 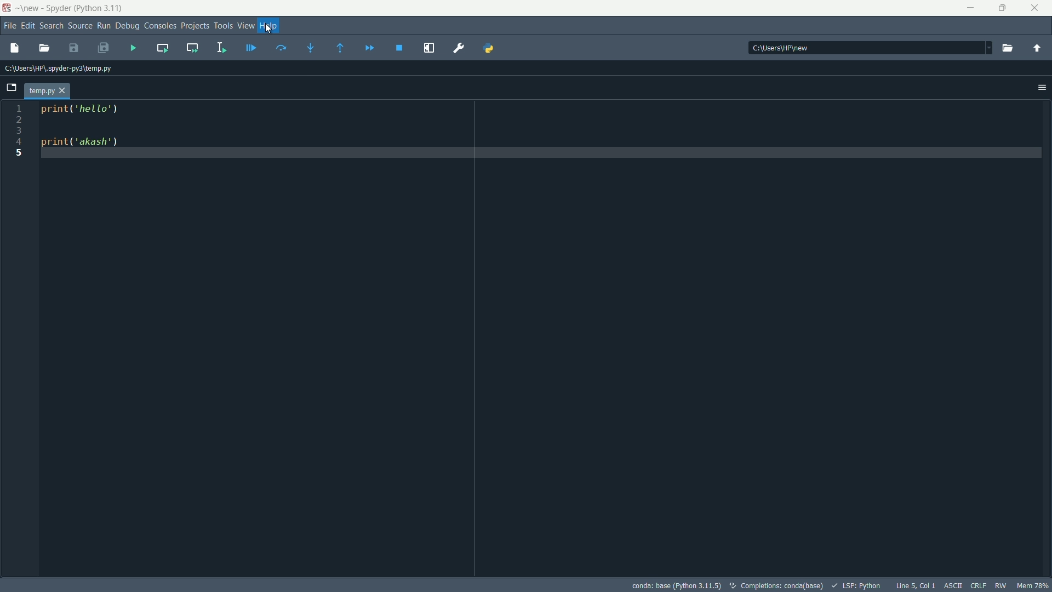 What do you see at coordinates (774, 585) in the screenshot?
I see `completions:conda` at bounding box center [774, 585].